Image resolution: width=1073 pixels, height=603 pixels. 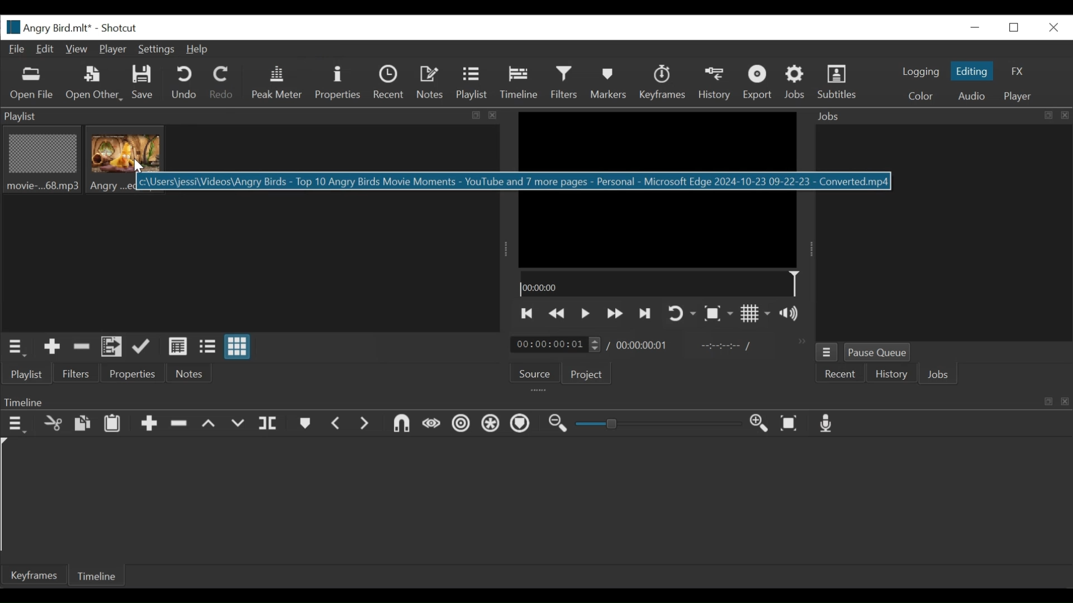 I want to click on Paste, so click(x=112, y=424).